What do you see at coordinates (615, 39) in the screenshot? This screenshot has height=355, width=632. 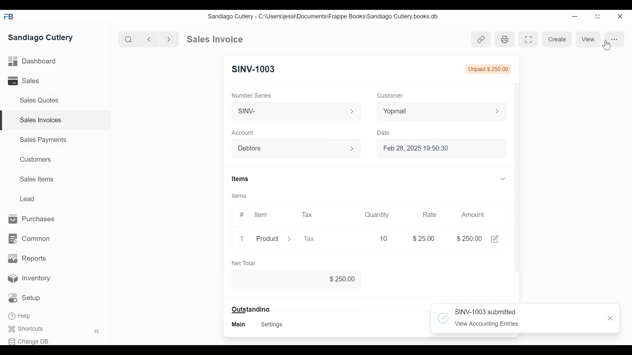 I see `more` at bounding box center [615, 39].